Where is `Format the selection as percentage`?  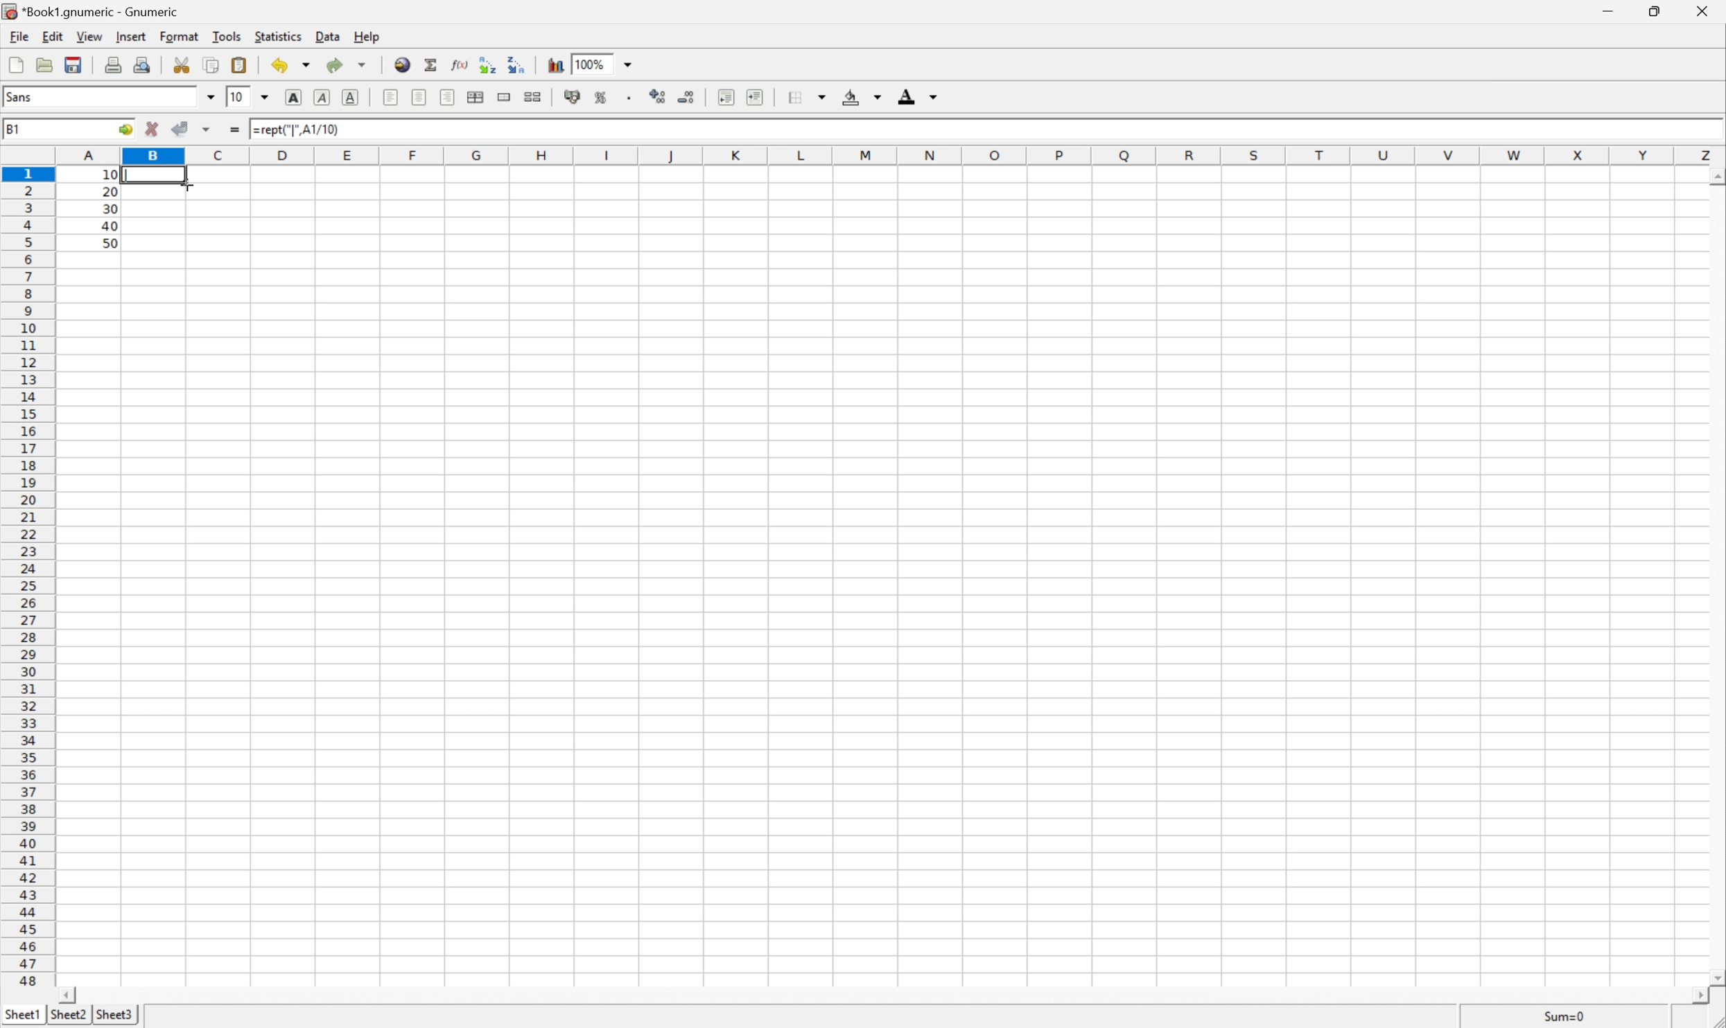
Format the selection as percentage is located at coordinates (598, 97).